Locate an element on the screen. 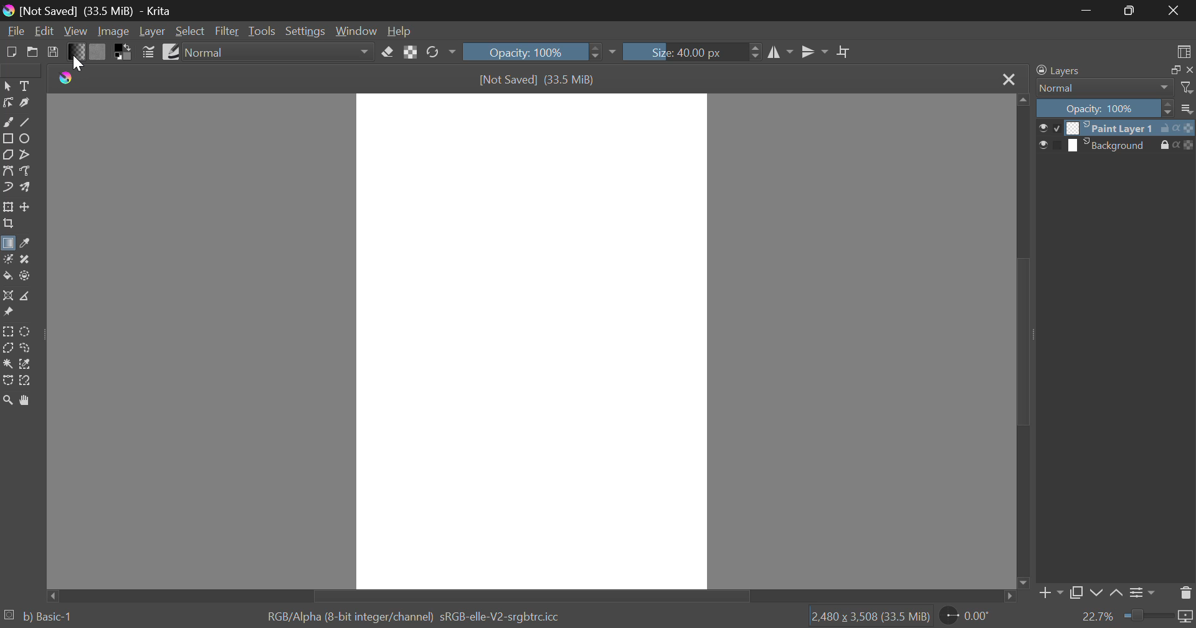 The width and height of the screenshot is (1196, 628). Colorize Mask Tool is located at coordinates (7, 259).